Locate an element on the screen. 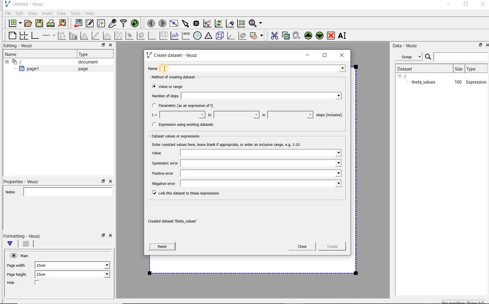 The height and width of the screenshot is (304, 489). restore down is located at coordinates (479, 46).